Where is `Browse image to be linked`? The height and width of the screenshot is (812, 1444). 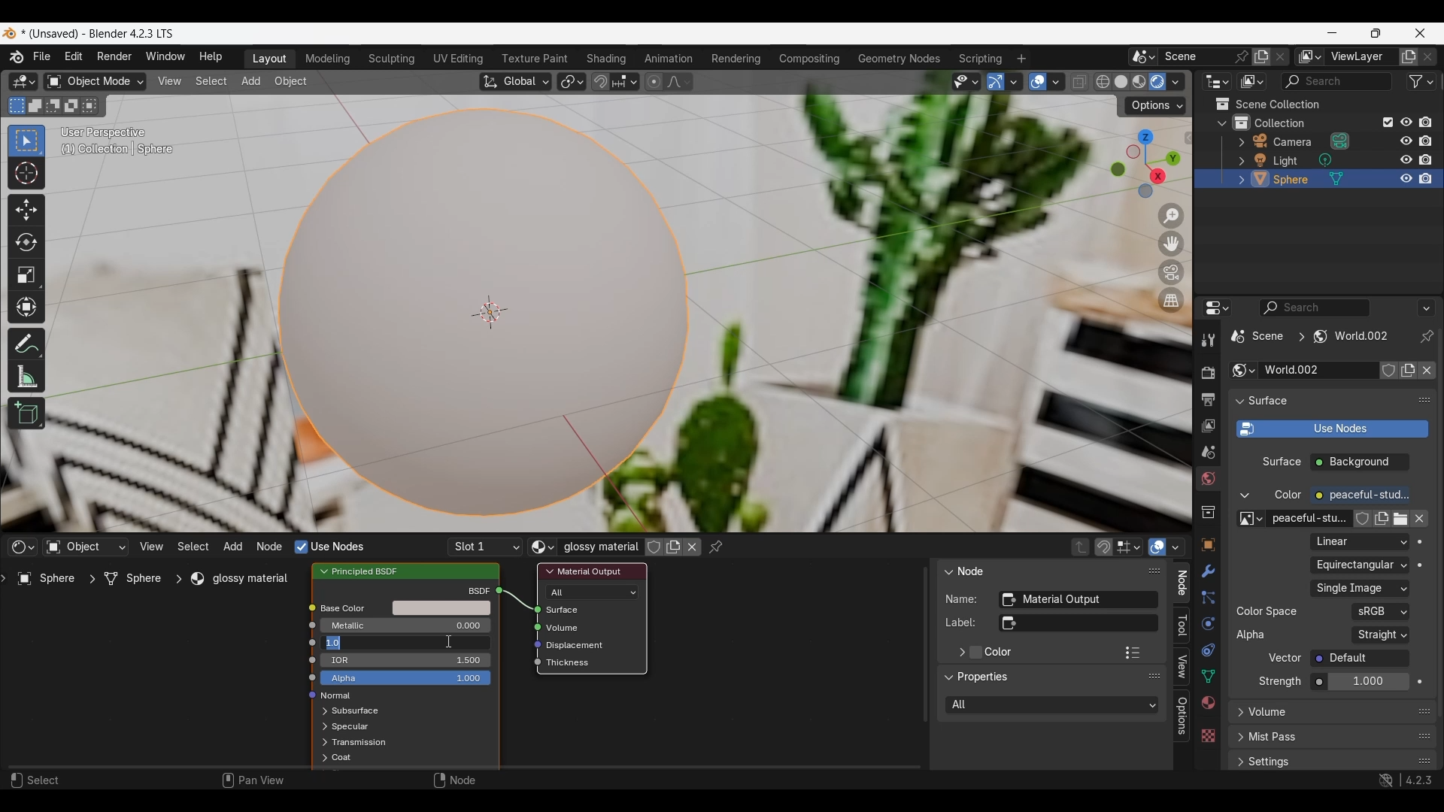
Browse image to be linked is located at coordinates (1251, 519).